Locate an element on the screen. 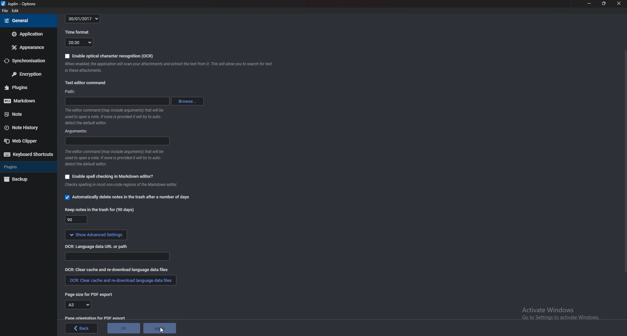 The height and width of the screenshot is (336, 627). Minimize is located at coordinates (590, 4).